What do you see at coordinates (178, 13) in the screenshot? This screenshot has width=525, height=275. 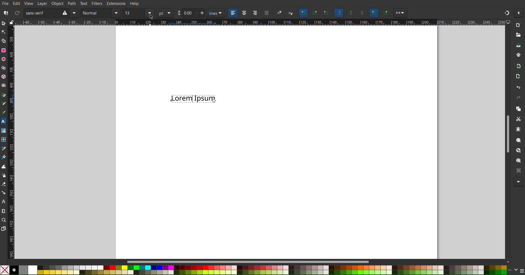 I see `aa` at bounding box center [178, 13].